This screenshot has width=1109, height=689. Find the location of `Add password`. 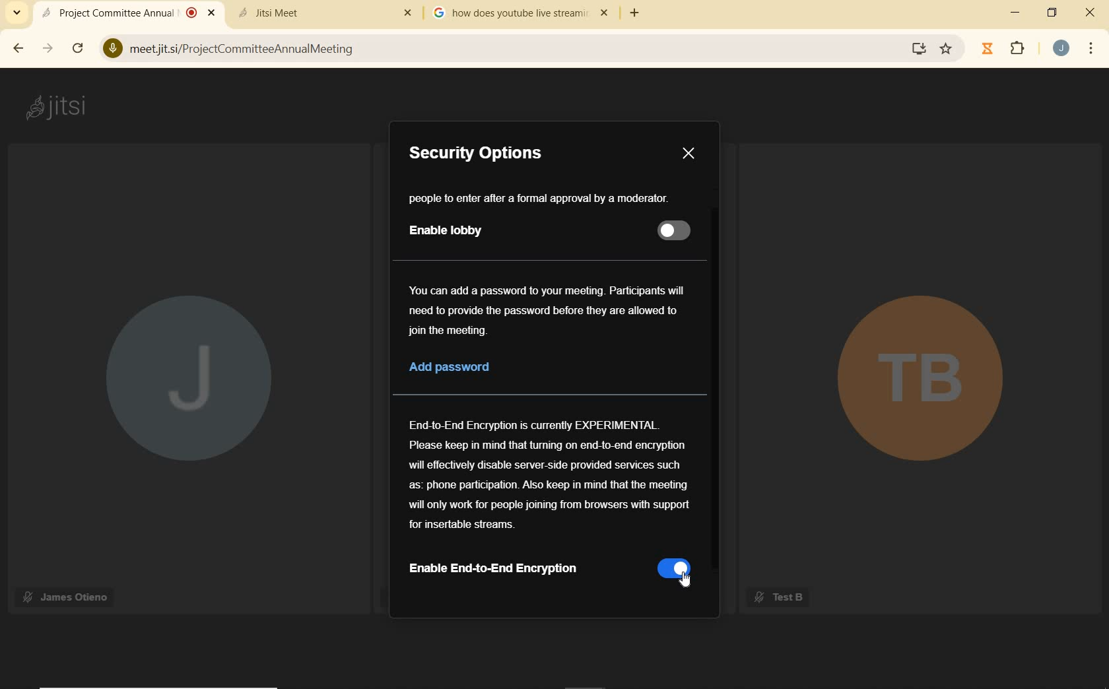

Add password is located at coordinates (461, 368).